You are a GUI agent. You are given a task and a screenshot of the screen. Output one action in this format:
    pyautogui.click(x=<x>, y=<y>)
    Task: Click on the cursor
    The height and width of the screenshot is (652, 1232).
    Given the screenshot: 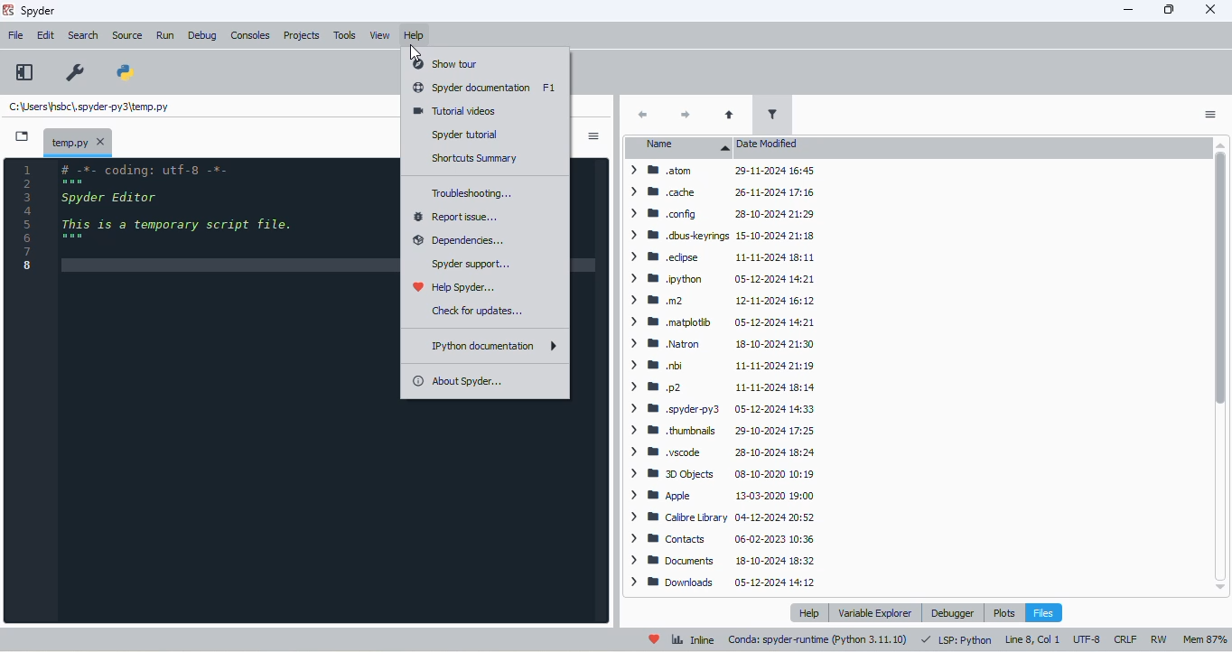 What is the action you would take?
    pyautogui.click(x=415, y=51)
    